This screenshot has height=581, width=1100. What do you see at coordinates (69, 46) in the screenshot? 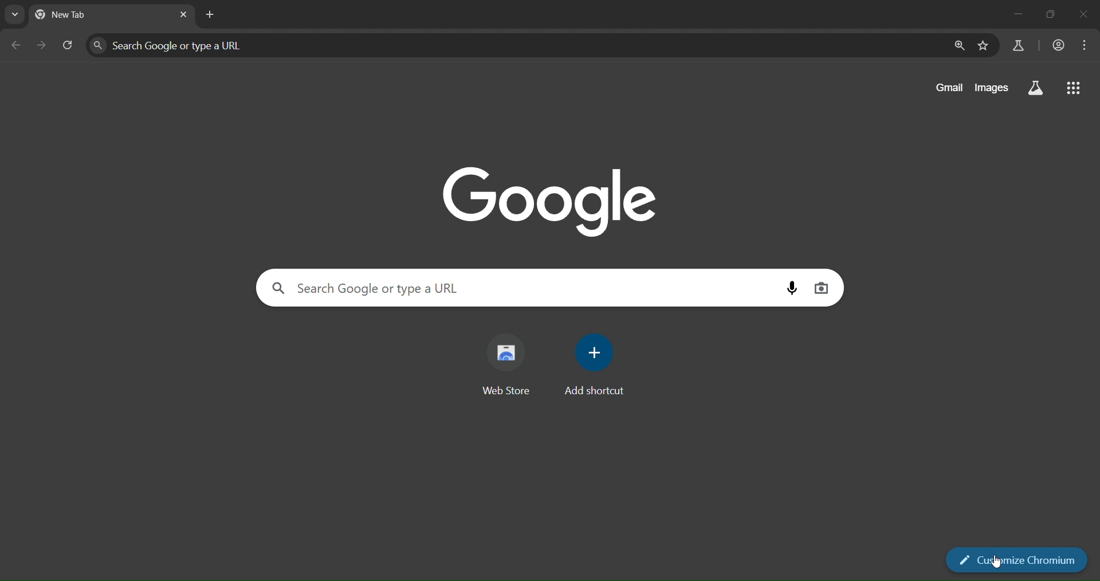
I see `reload page` at bounding box center [69, 46].